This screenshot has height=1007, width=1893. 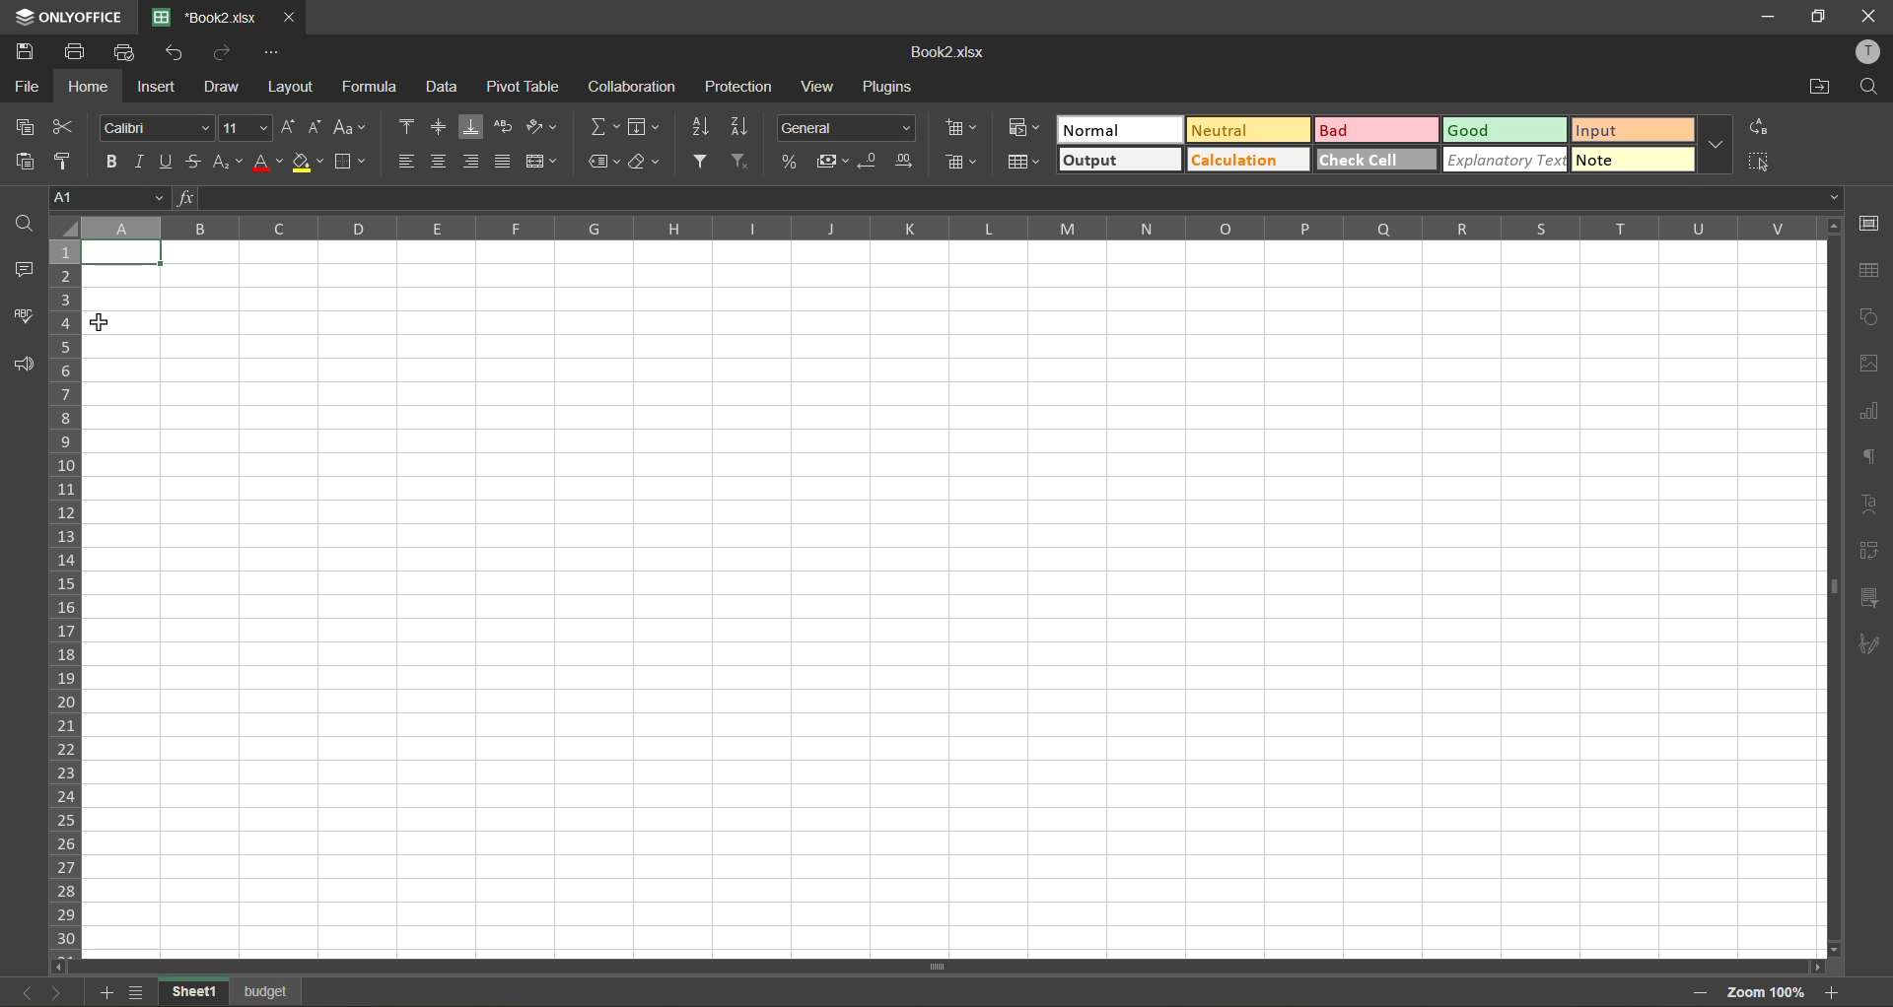 What do you see at coordinates (1716, 146) in the screenshot?
I see `more options` at bounding box center [1716, 146].